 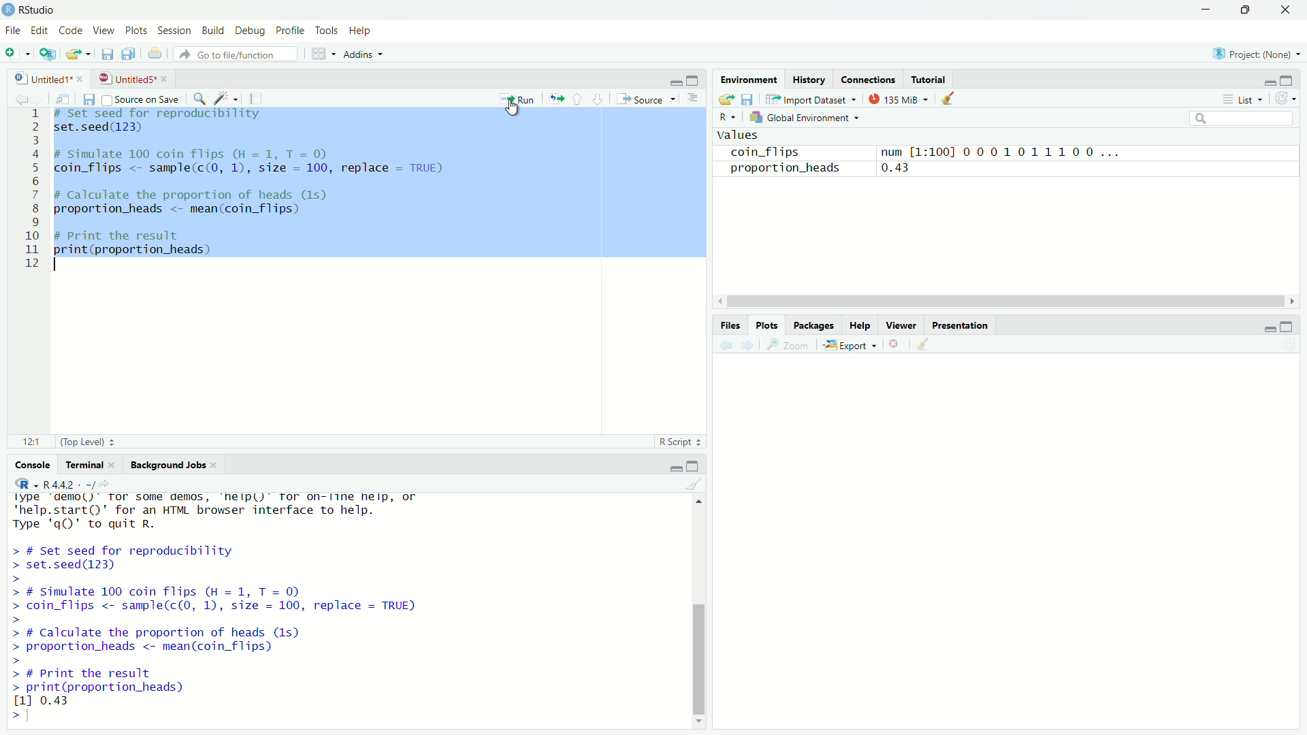 What do you see at coordinates (995, 300) in the screenshot?
I see `scrollbar` at bounding box center [995, 300].